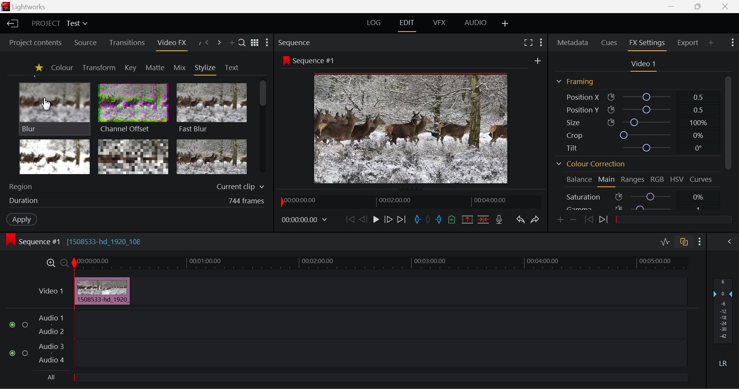  Describe the element at coordinates (232, 44) in the screenshot. I see `Add Panel` at that location.